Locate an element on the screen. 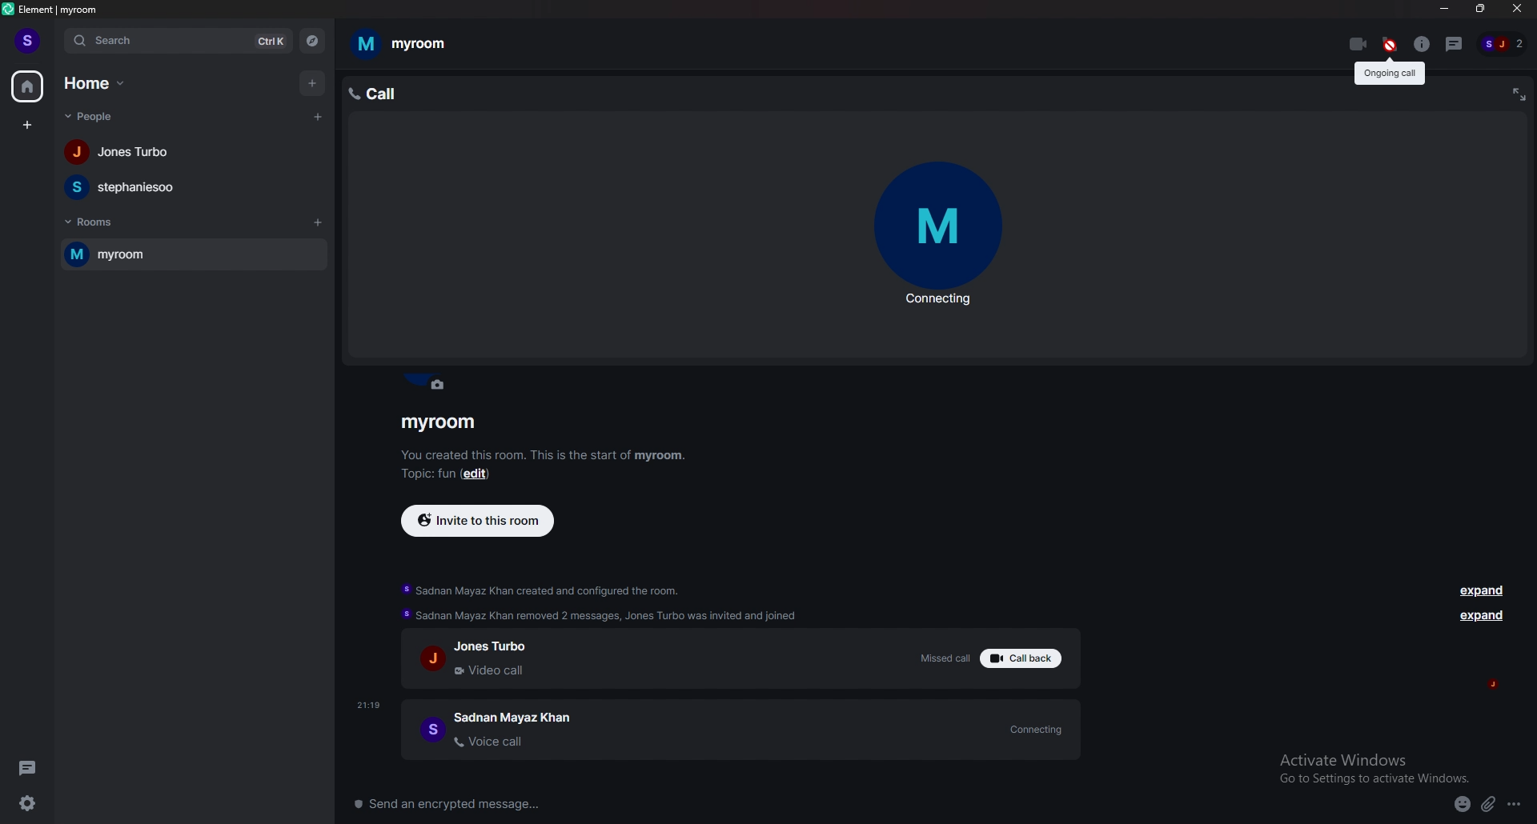 Image resolution: width=1537 pixels, height=824 pixels. rooms is located at coordinates (107, 221).